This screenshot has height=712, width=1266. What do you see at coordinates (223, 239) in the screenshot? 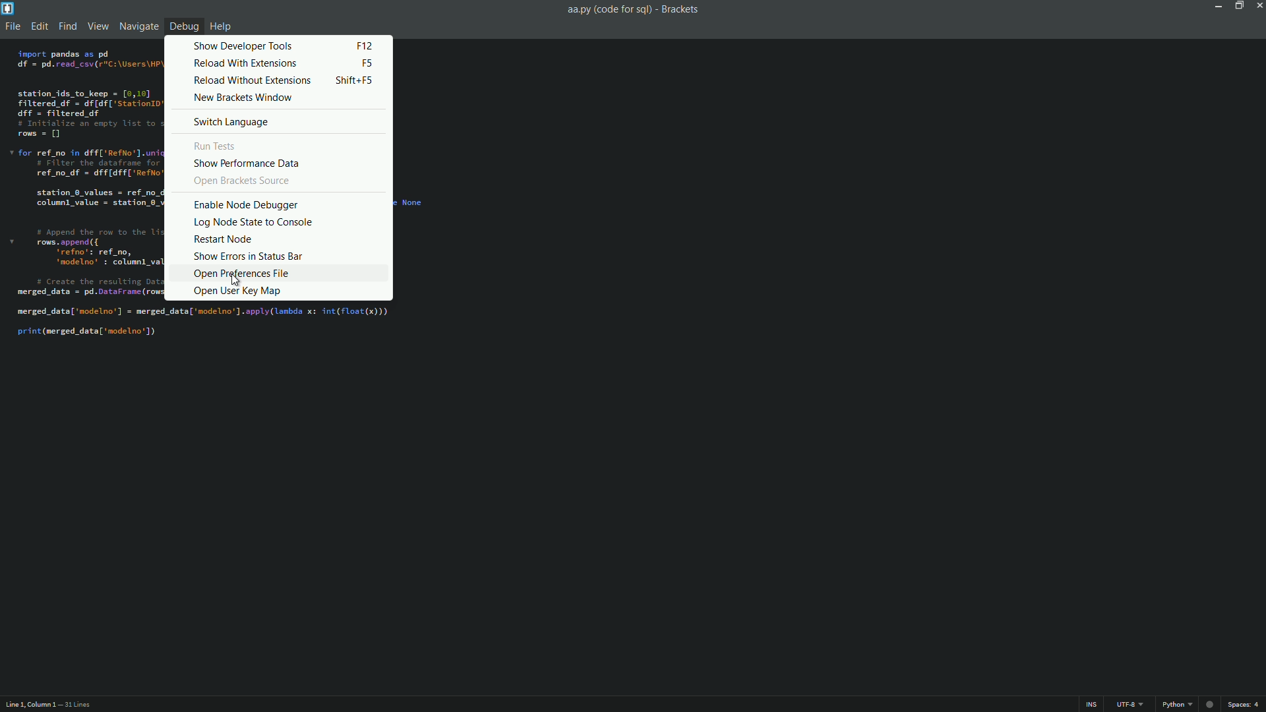
I see `restart node` at bounding box center [223, 239].